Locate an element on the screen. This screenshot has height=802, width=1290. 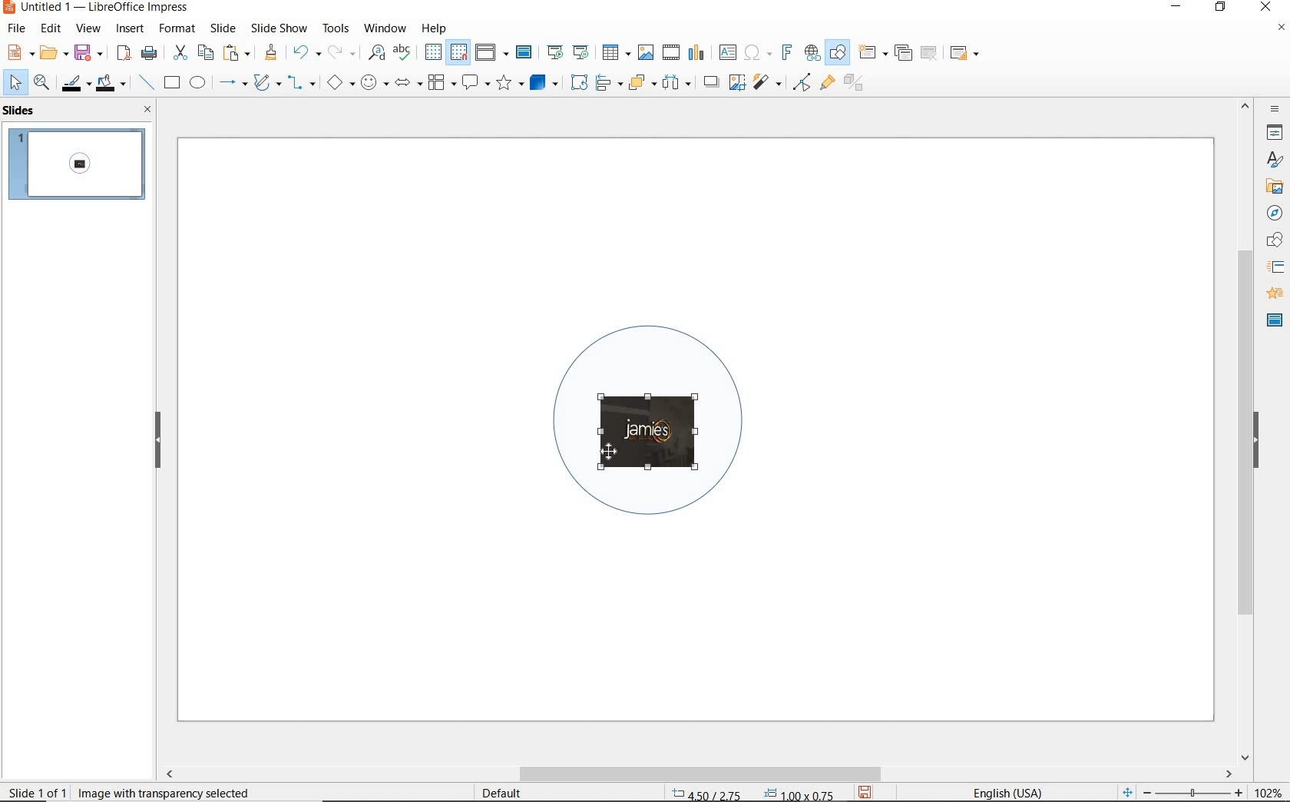
minimize is located at coordinates (1178, 8).